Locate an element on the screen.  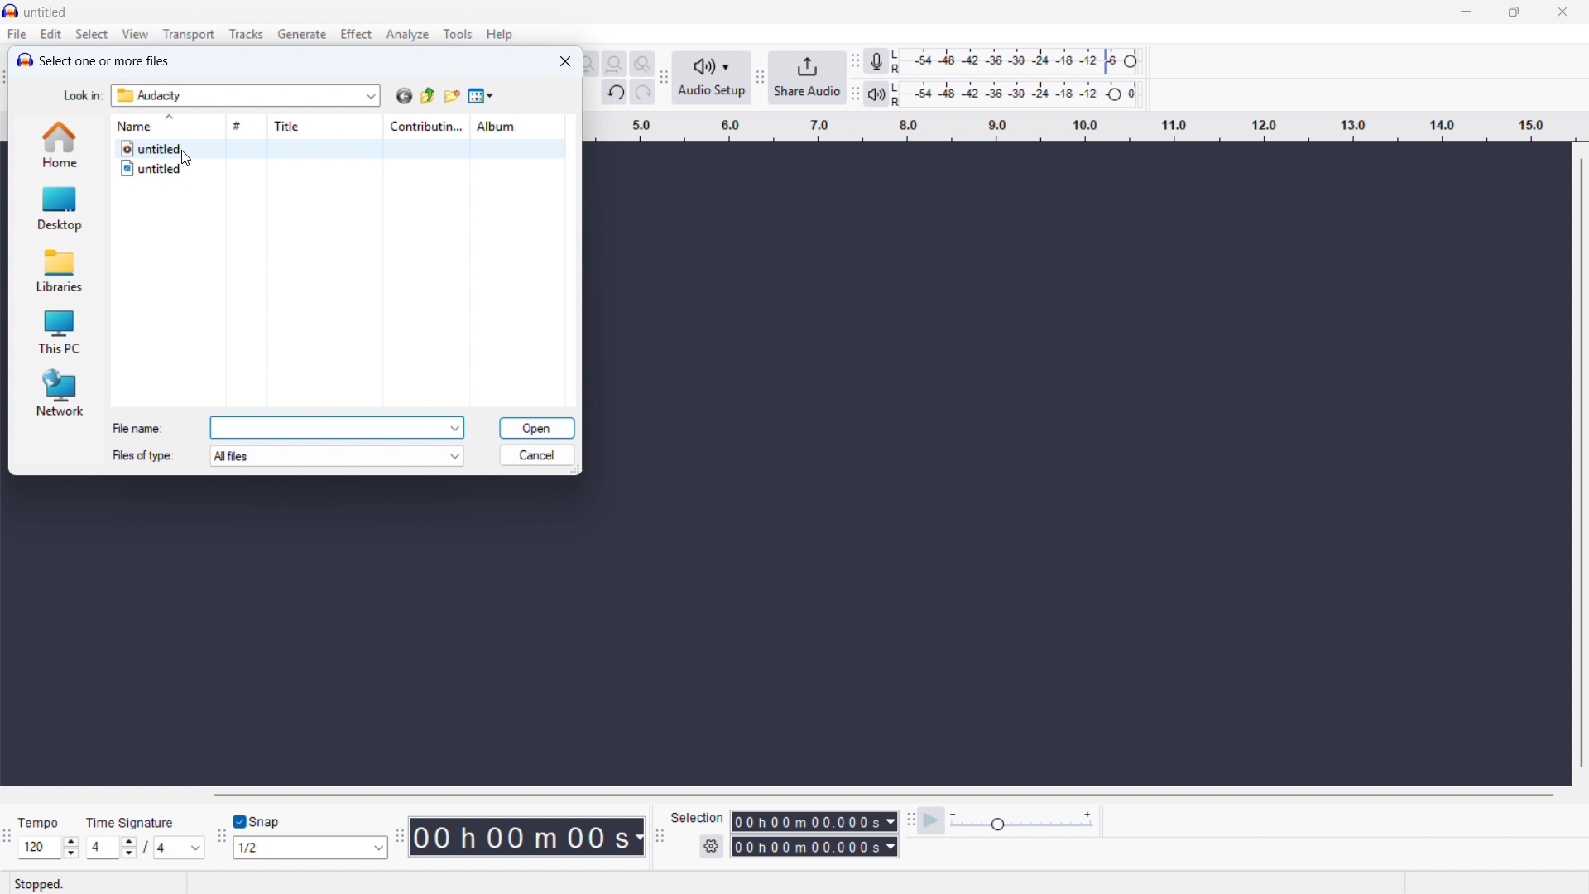
Toggle zoom  is located at coordinates (641, 64).